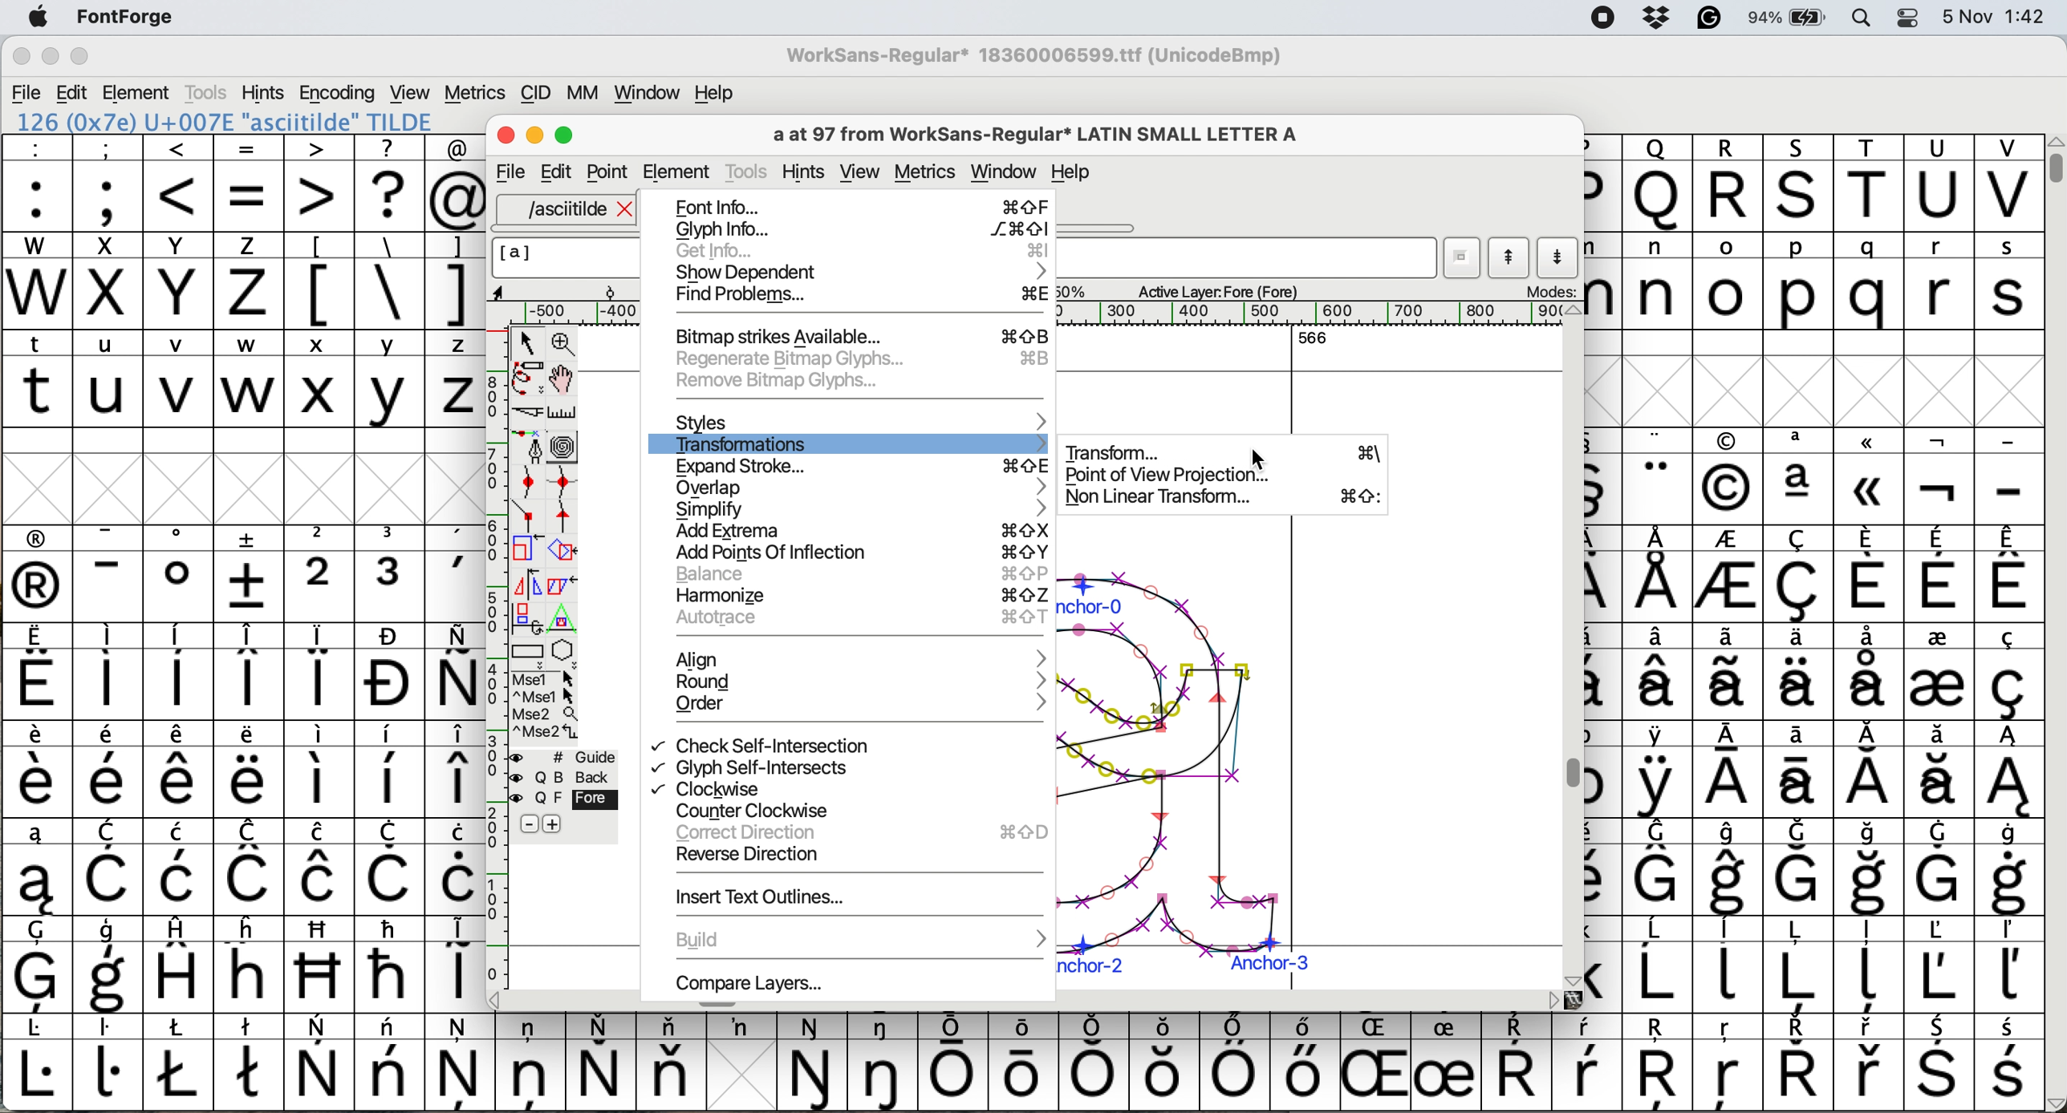 This screenshot has height=1113, width=2067. Describe the element at coordinates (319, 378) in the screenshot. I see `x` at that location.